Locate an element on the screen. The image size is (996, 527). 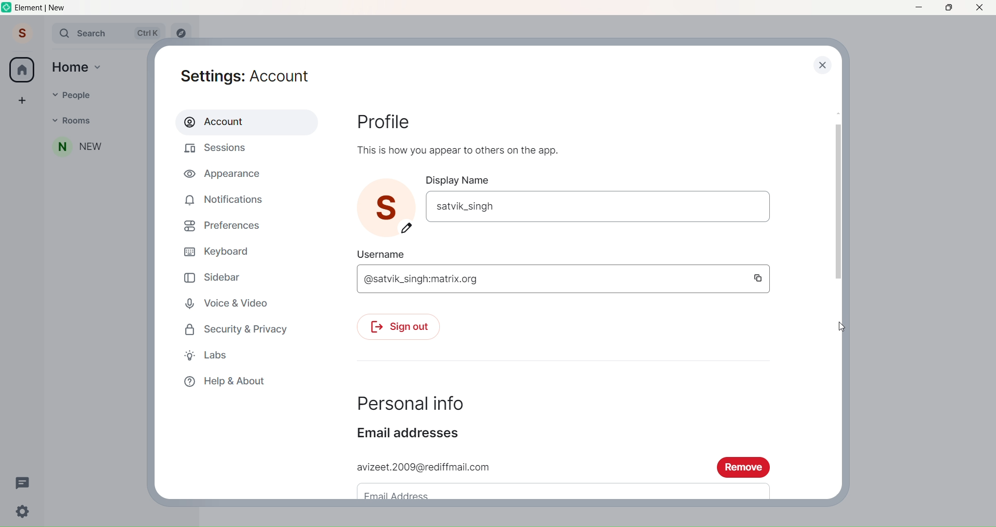
People added to Room is located at coordinates (96, 147).